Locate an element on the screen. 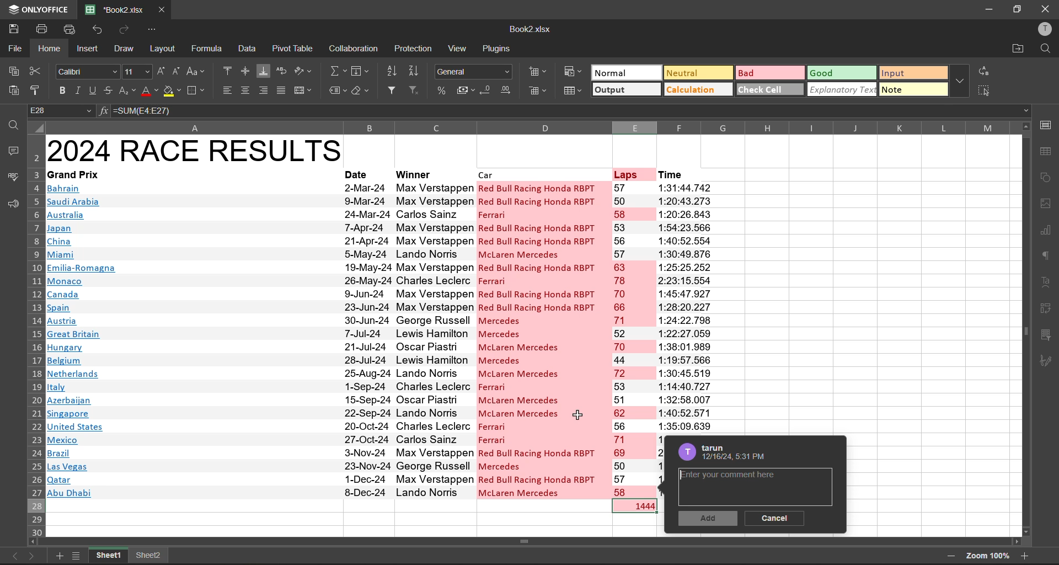  sub/superscript is located at coordinates (128, 91).